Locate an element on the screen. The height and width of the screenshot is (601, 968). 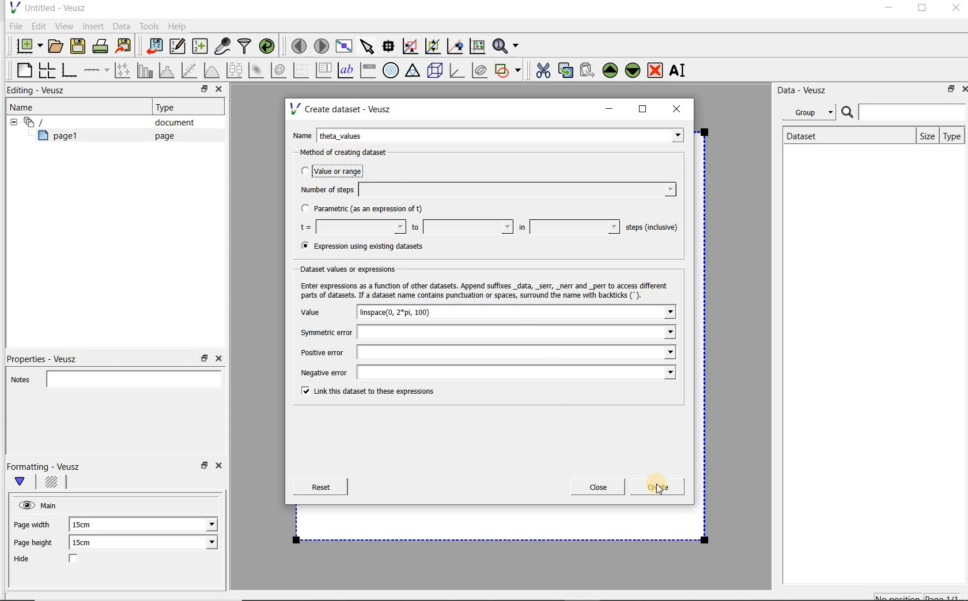
Name is located at coordinates (303, 134).